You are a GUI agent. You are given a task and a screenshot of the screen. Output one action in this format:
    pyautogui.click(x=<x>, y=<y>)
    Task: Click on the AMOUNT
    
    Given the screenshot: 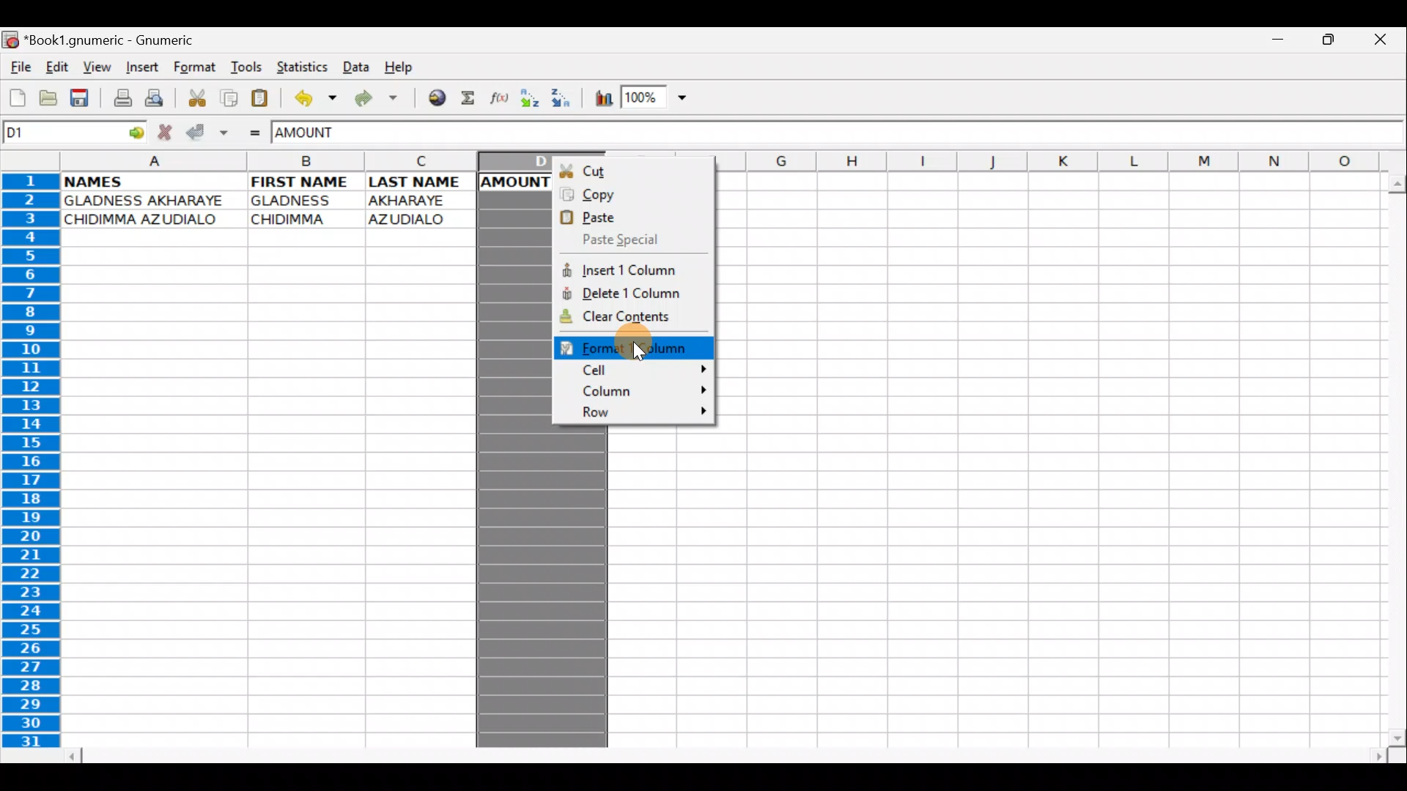 What is the action you would take?
    pyautogui.click(x=321, y=134)
    